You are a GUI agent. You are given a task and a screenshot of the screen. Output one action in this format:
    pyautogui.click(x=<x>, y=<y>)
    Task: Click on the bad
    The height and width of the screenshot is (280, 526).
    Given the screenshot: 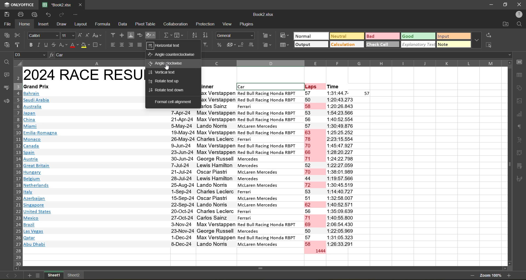 What is the action you would take?
    pyautogui.click(x=383, y=36)
    